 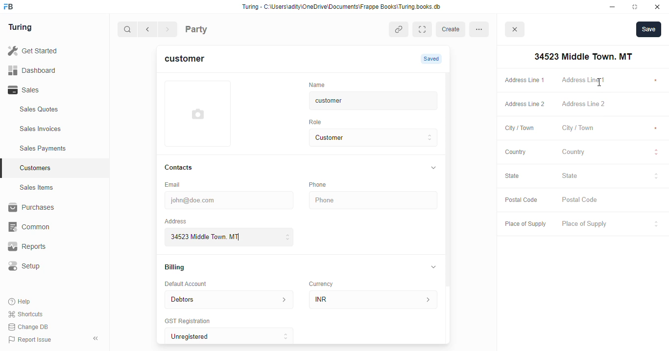 I want to click on Sales Payments, so click(x=58, y=149).